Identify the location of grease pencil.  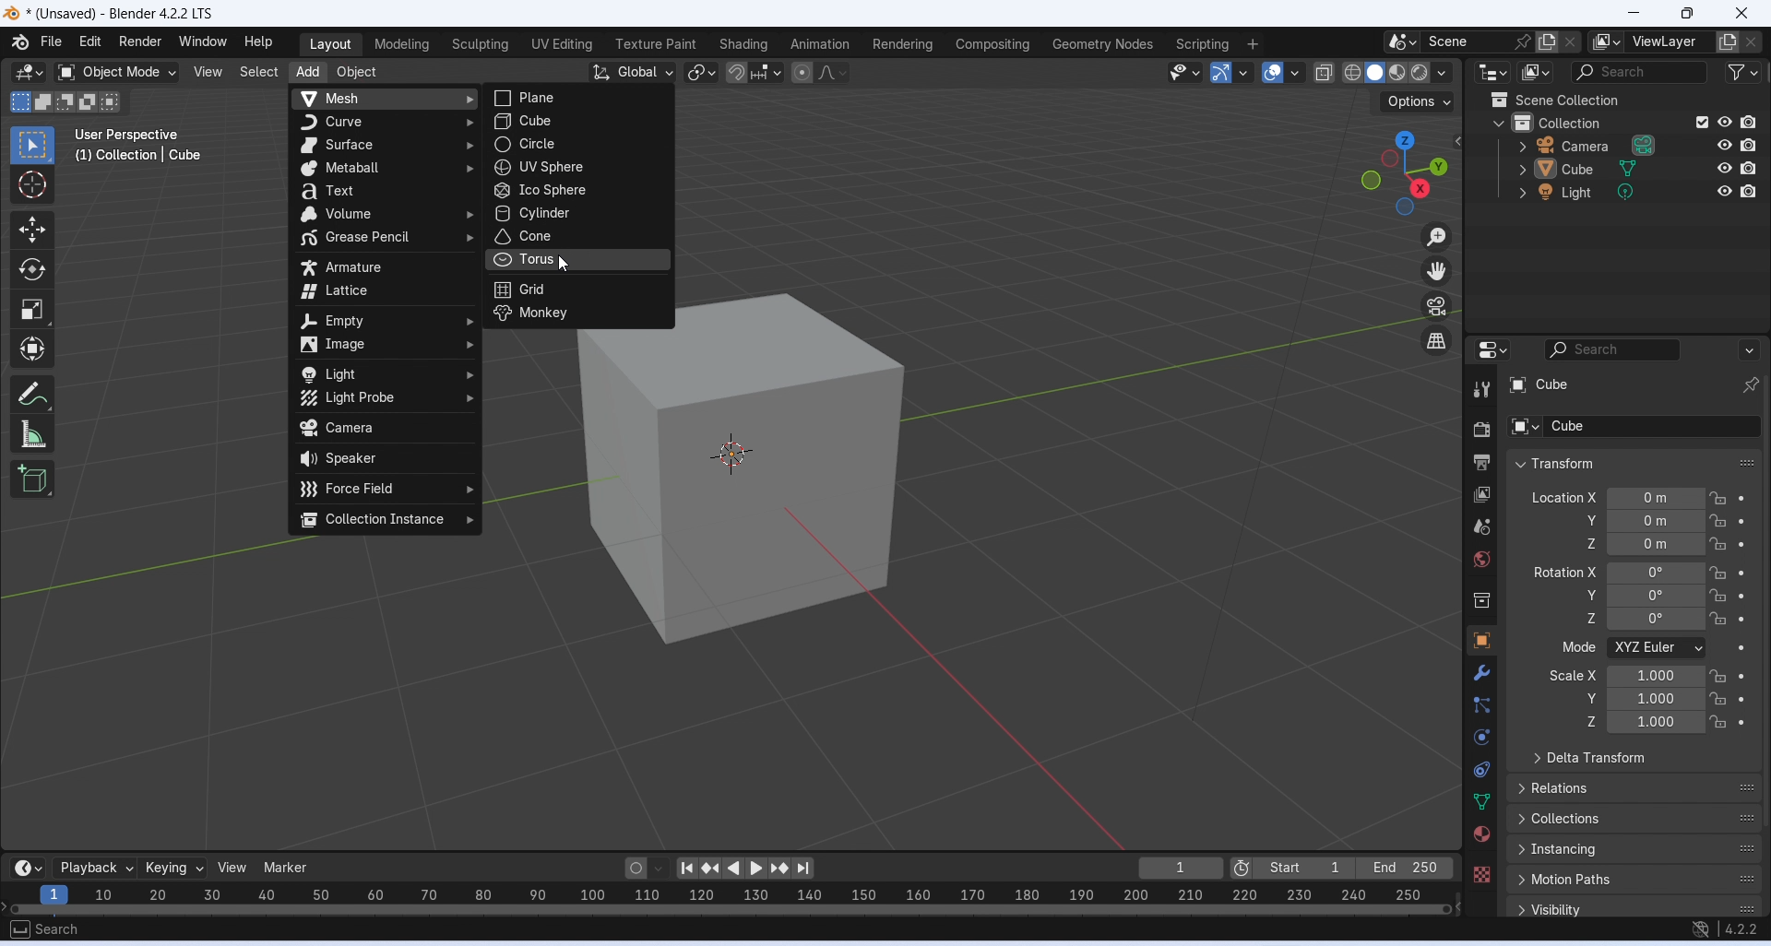
(386, 238).